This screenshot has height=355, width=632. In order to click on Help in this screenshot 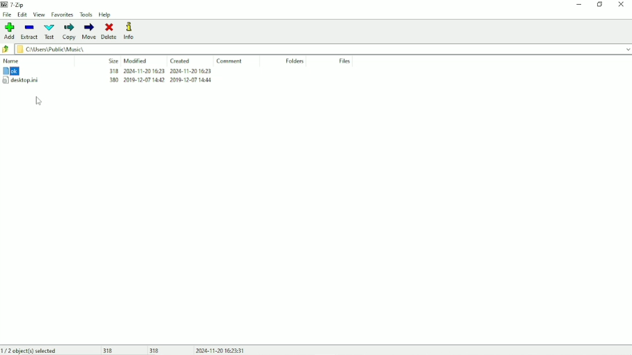, I will do `click(105, 15)`.